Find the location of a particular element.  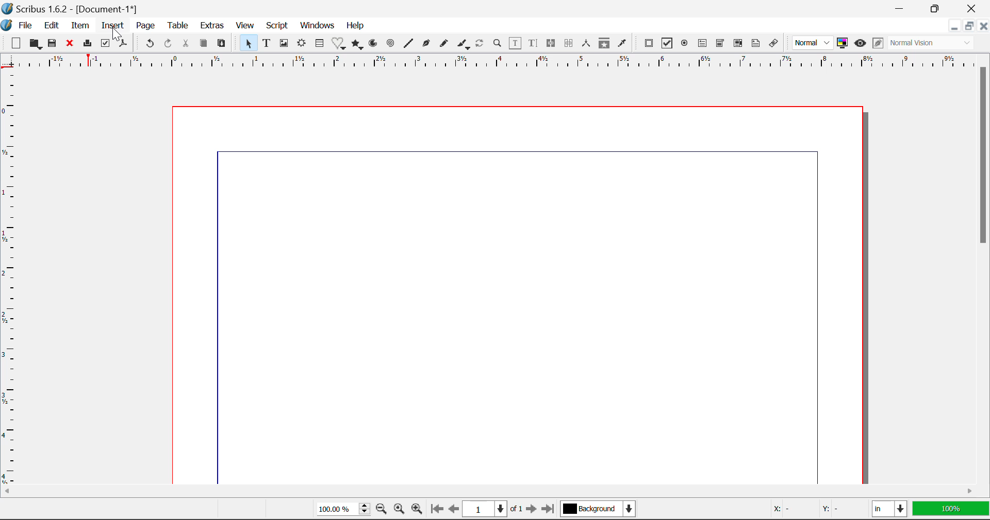

Image Frames is located at coordinates (284, 43).